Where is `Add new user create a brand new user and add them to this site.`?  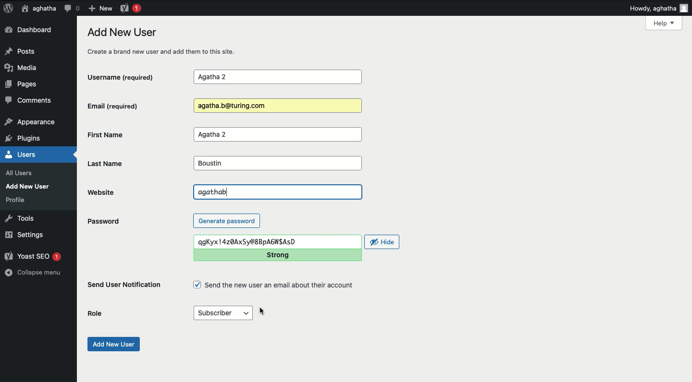
Add new user create a brand new user and add them to this site. is located at coordinates (168, 41).